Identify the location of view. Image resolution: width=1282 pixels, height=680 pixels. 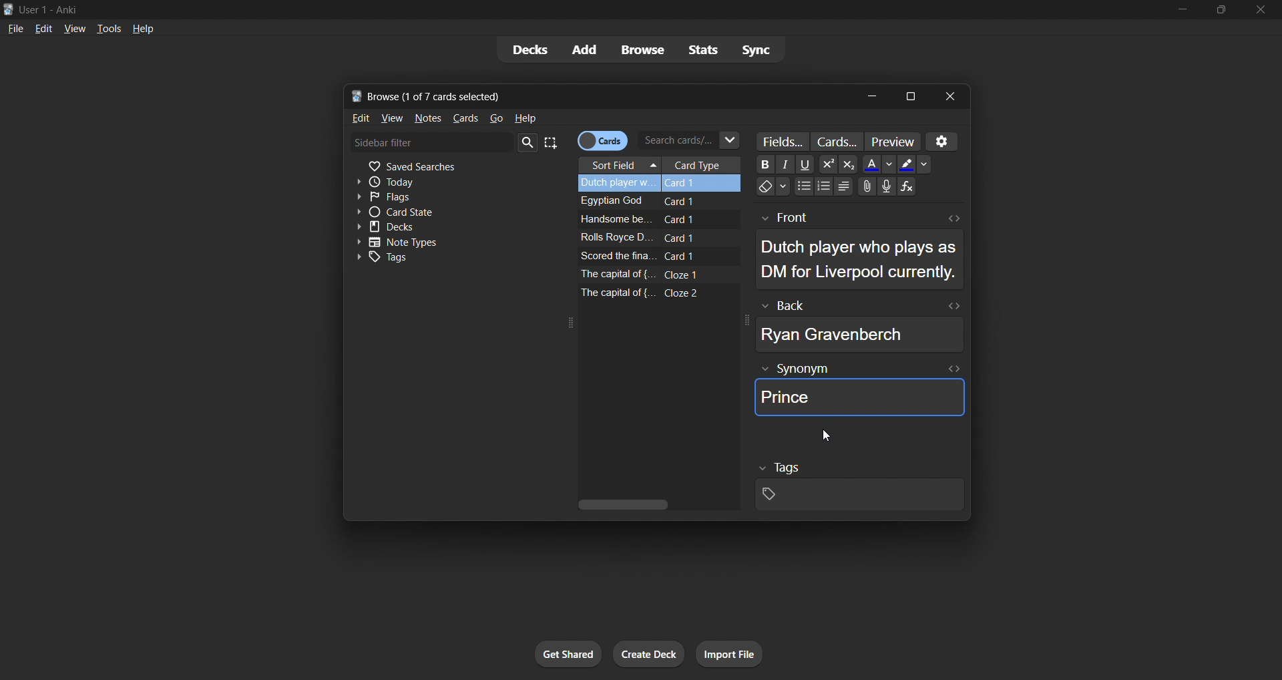
(392, 120).